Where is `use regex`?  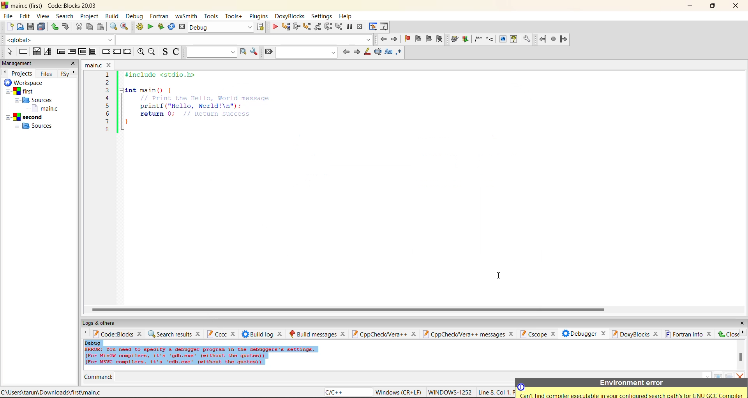
use regex is located at coordinates (399, 53).